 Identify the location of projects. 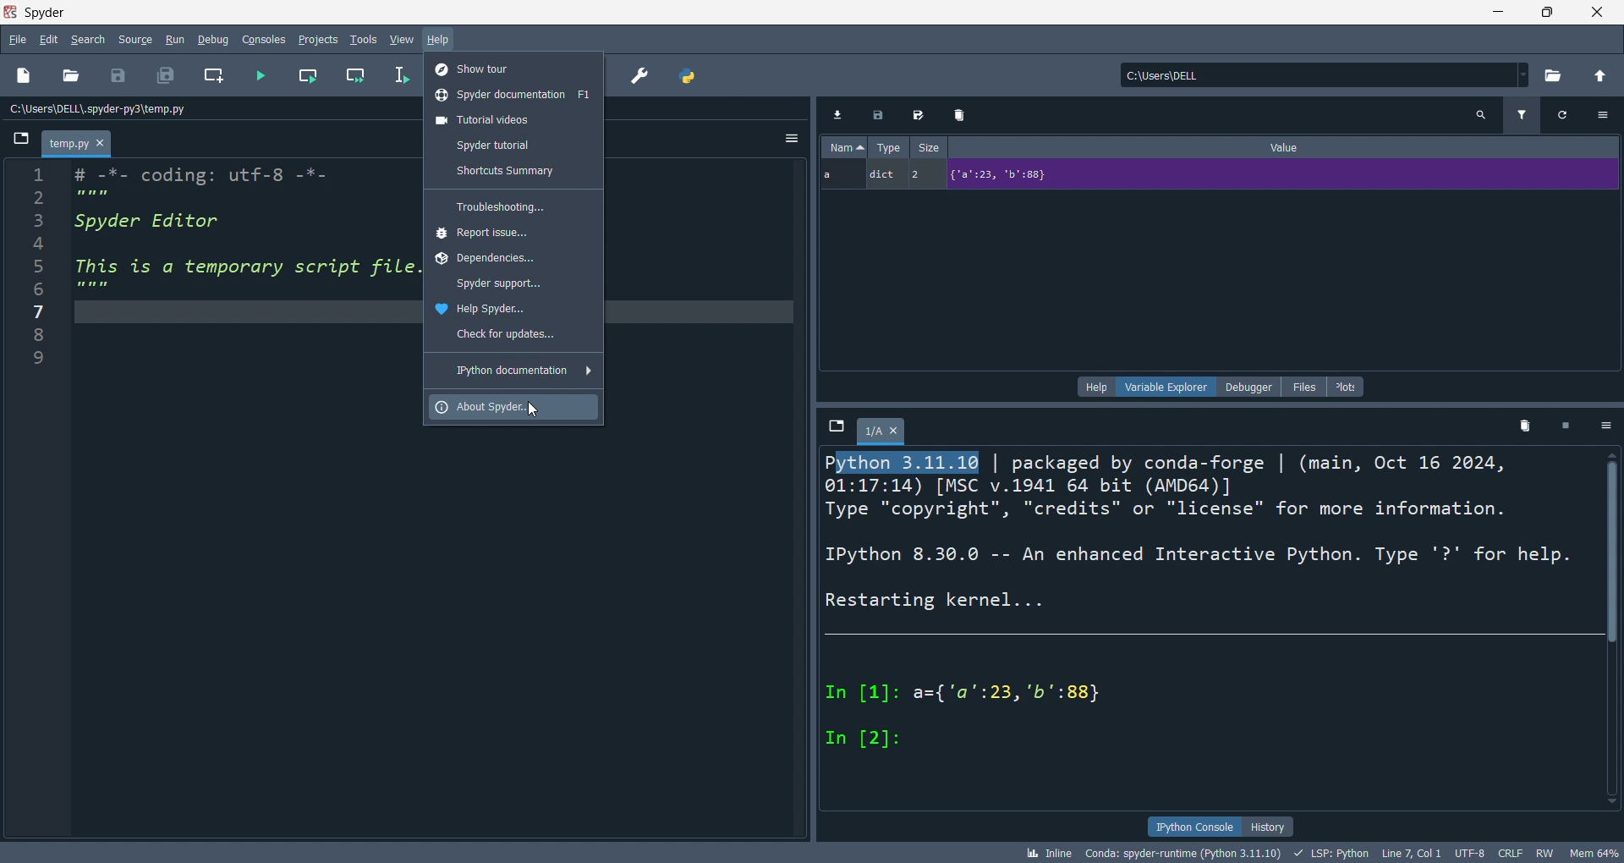
(319, 41).